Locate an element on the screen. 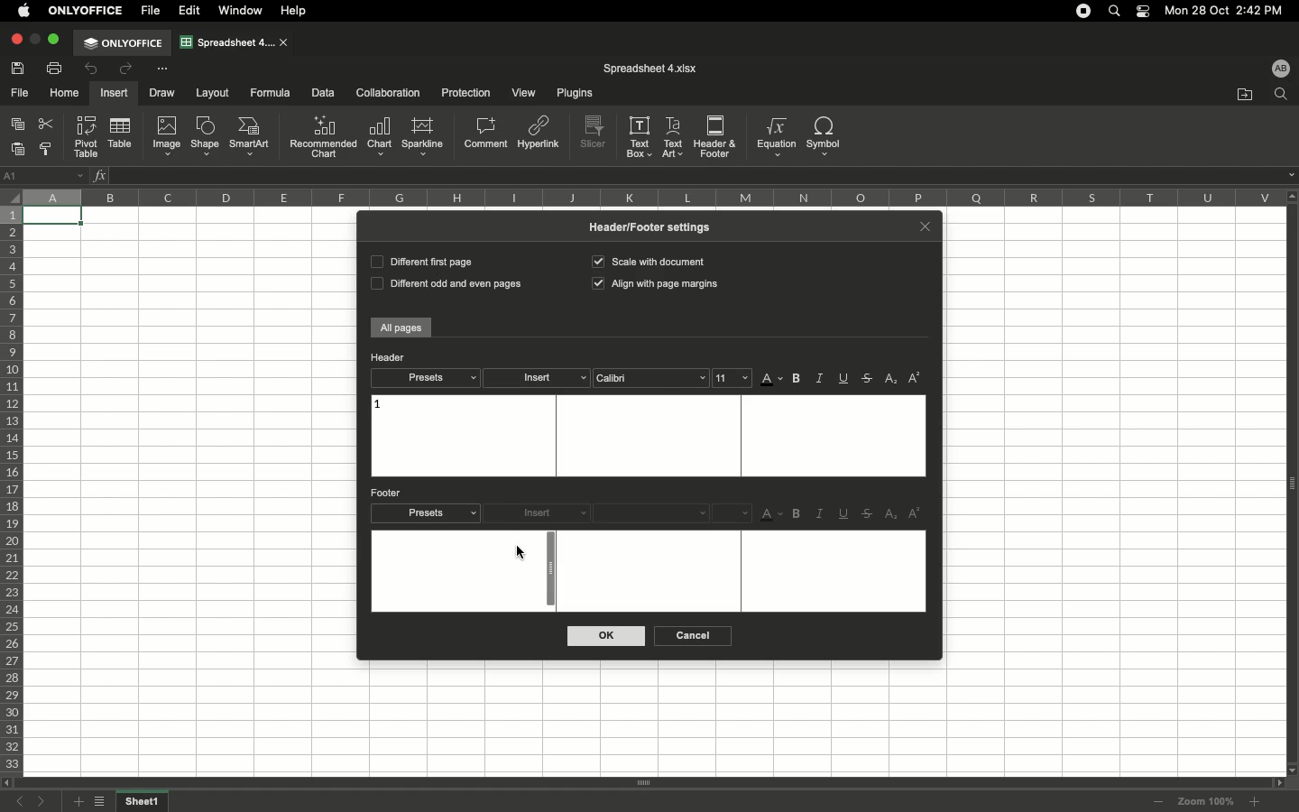 Image resolution: width=1299 pixels, height=812 pixels. Underline is located at coordinates (845, 515).